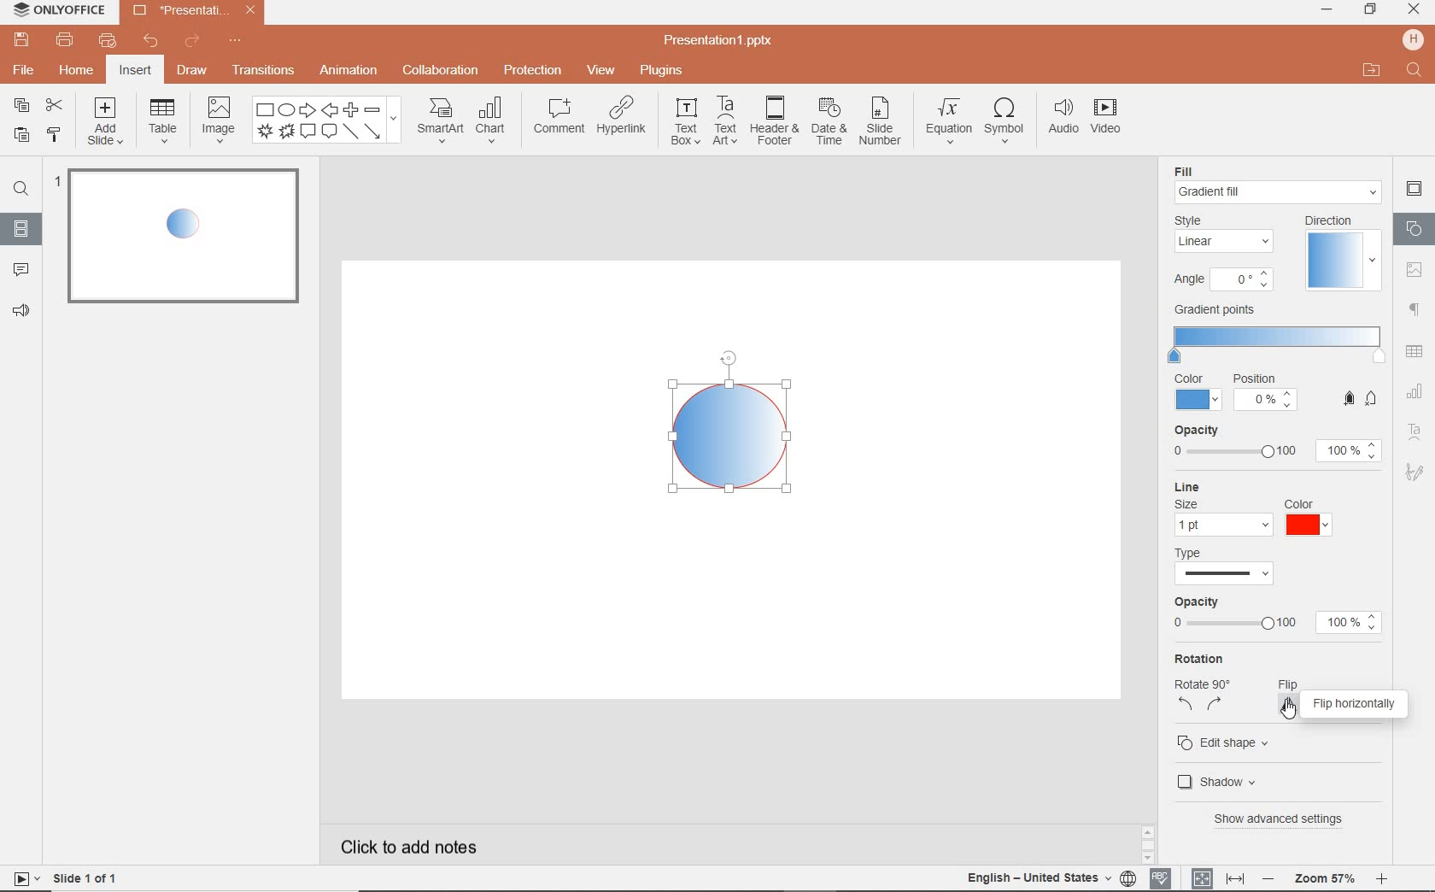 Image resolution: width=1435 pixels, height=892 pixels. I want to click on hyperlink, so click(624, 120).